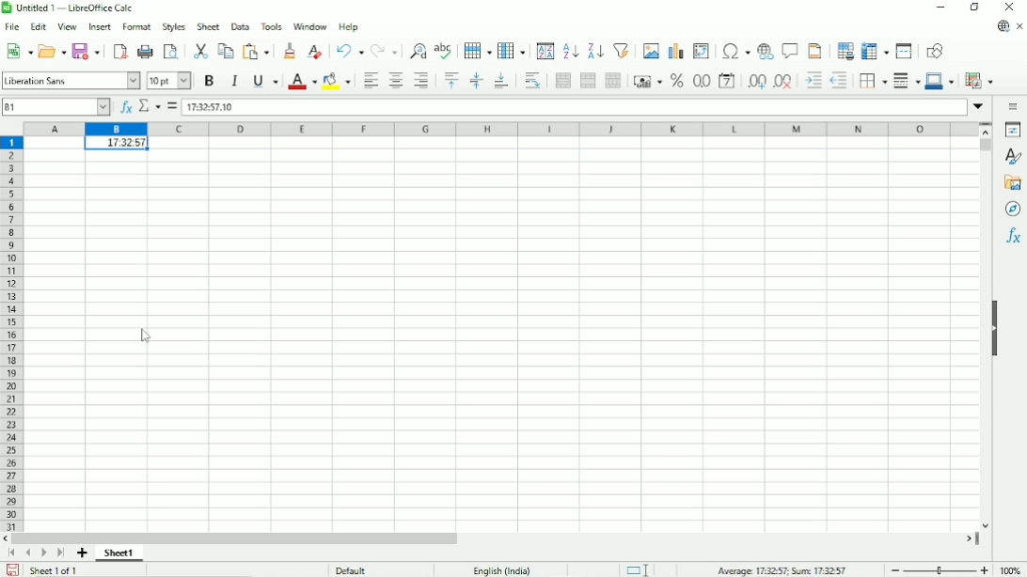 The image size is (1027, 577). I want to click on Cut, so click(201, 51).